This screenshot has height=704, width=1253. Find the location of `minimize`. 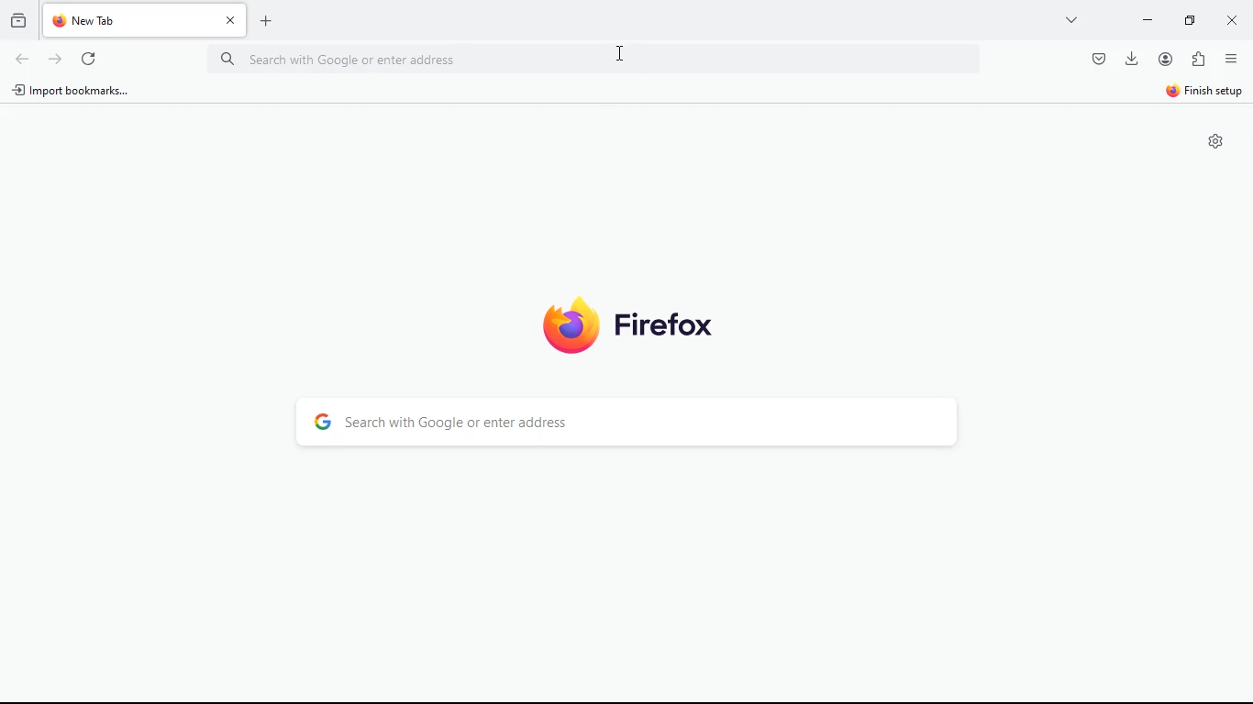

minimize is located at coordinates (1148, 21).